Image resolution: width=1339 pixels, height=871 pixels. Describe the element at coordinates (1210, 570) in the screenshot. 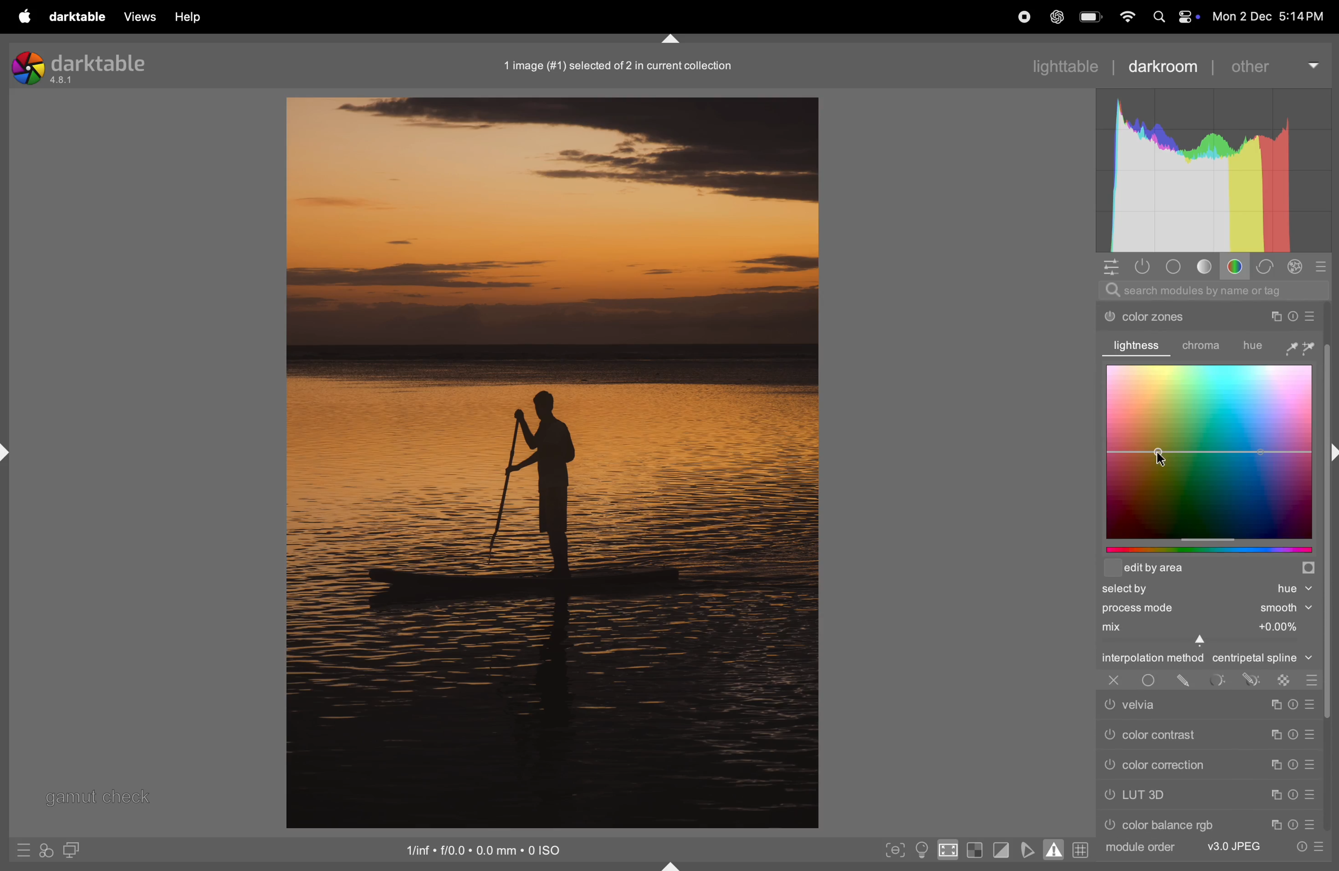

I see `edit area` at that location.